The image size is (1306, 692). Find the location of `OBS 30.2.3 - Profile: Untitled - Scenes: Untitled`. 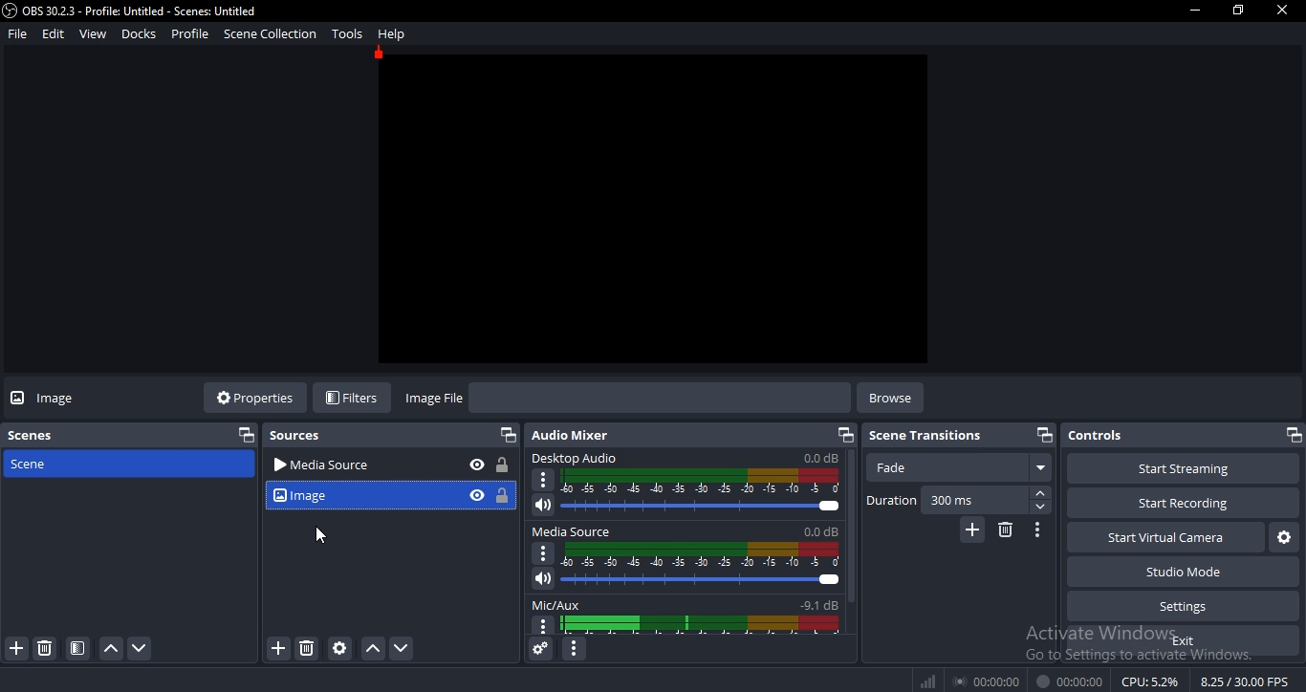

OBS 30.2.3 - Profile: Untitled - Scenes: Untitled is located at coordinates (130, 11).